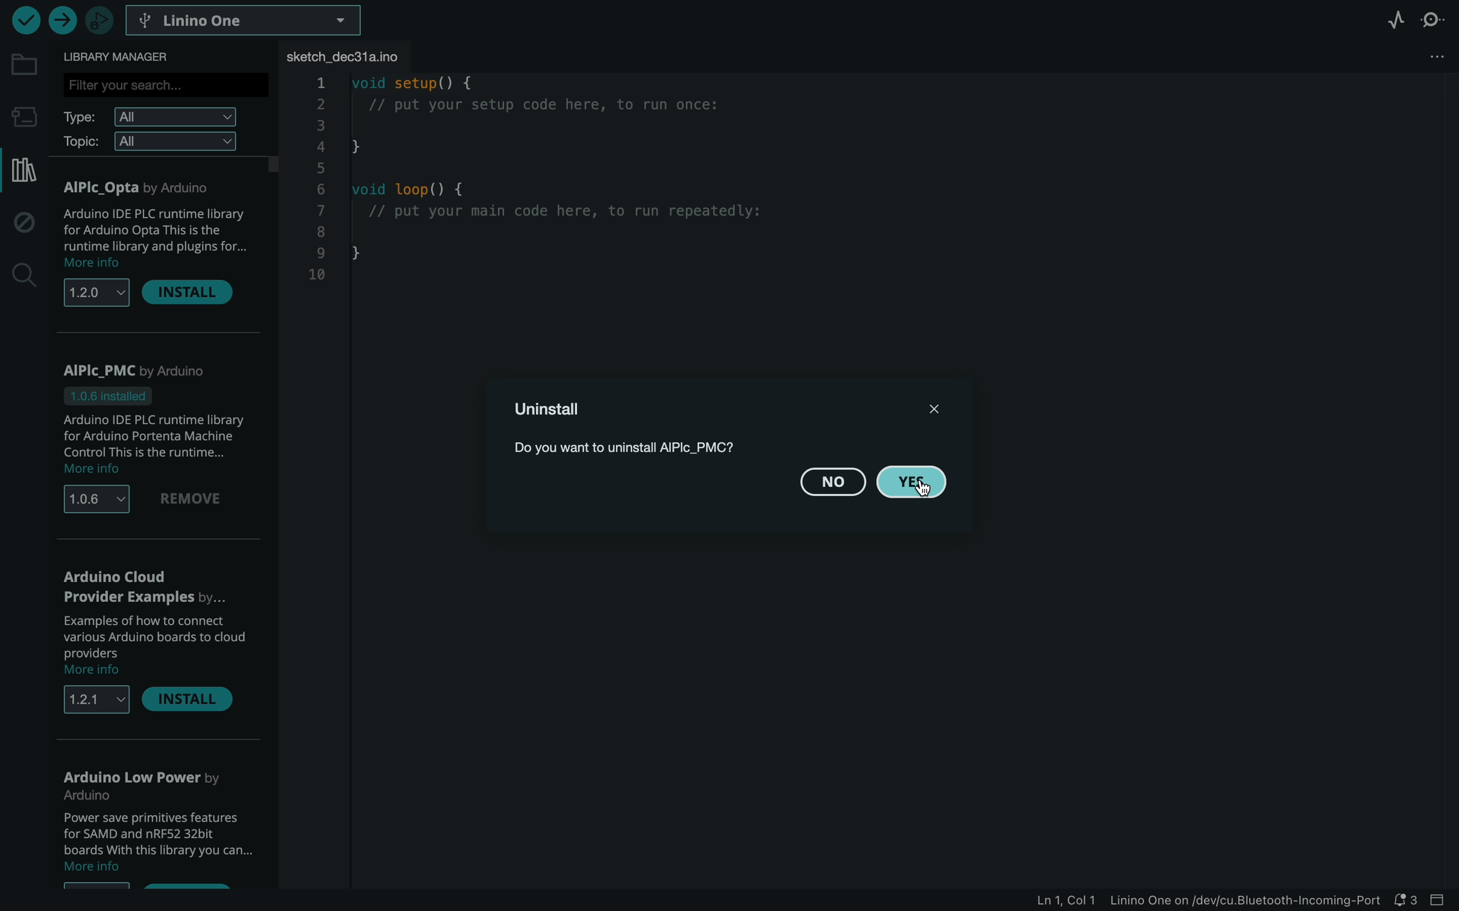 The width and height of the screenshot is (1459, 911). Describe the element at coordinates (1436, 23) in the screenshot. I see `serial monitor` at that location.